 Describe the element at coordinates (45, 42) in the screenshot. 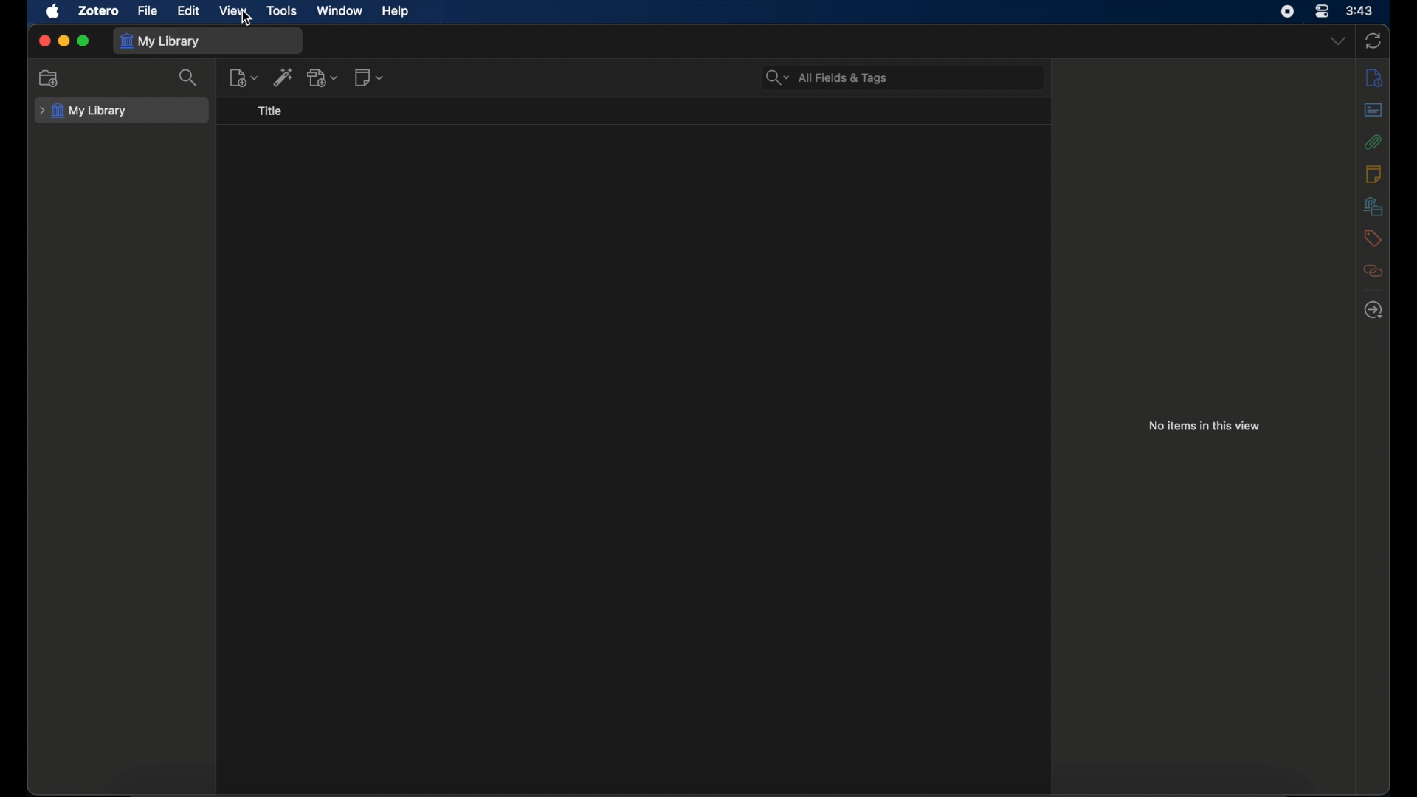

I see `close` at that location.